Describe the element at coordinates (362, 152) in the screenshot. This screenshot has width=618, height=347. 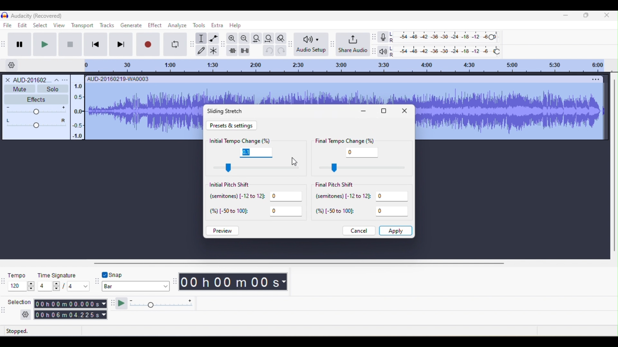
I see `0` at that location.